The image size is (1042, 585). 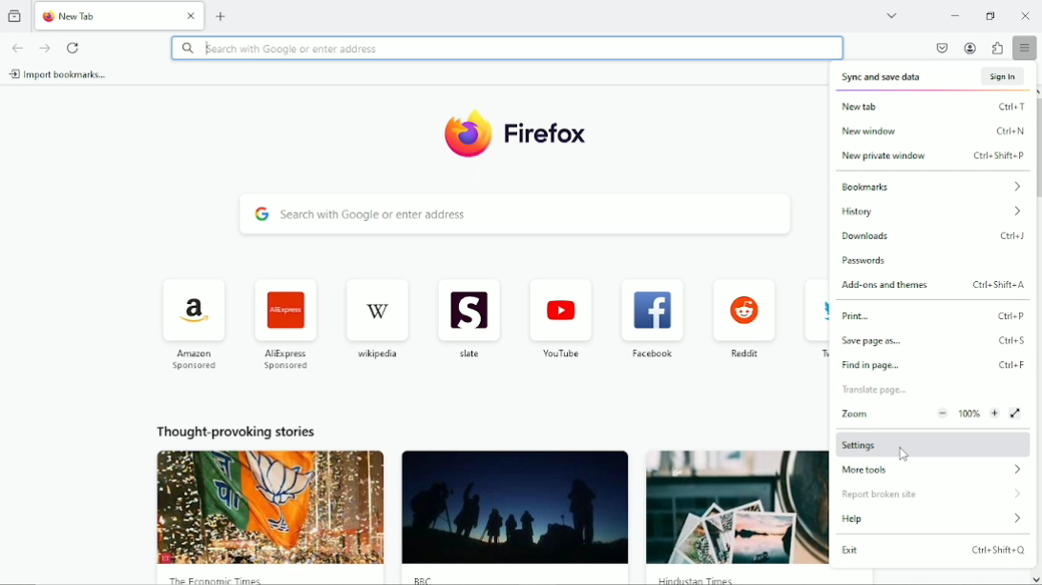 I want to click on new tab, so click(x=222, y=16).